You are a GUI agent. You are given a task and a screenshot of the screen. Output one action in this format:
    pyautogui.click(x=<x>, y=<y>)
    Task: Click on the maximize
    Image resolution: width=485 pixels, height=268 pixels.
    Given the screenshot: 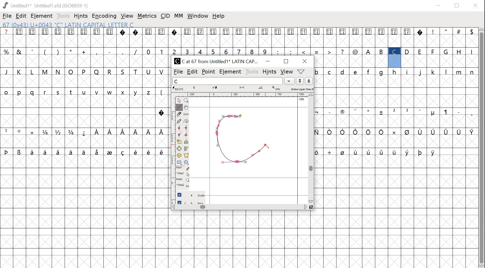 What is the action you would take?
    pyautogui.click(x=287, y=61)
    